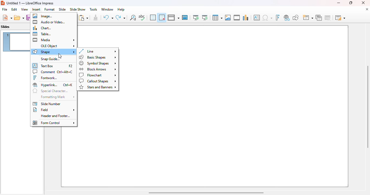 The width and height of the screenshot is (370, 195). Describe the element at coordinates (173, 18) in the screenshot. I see `display views` at that location.